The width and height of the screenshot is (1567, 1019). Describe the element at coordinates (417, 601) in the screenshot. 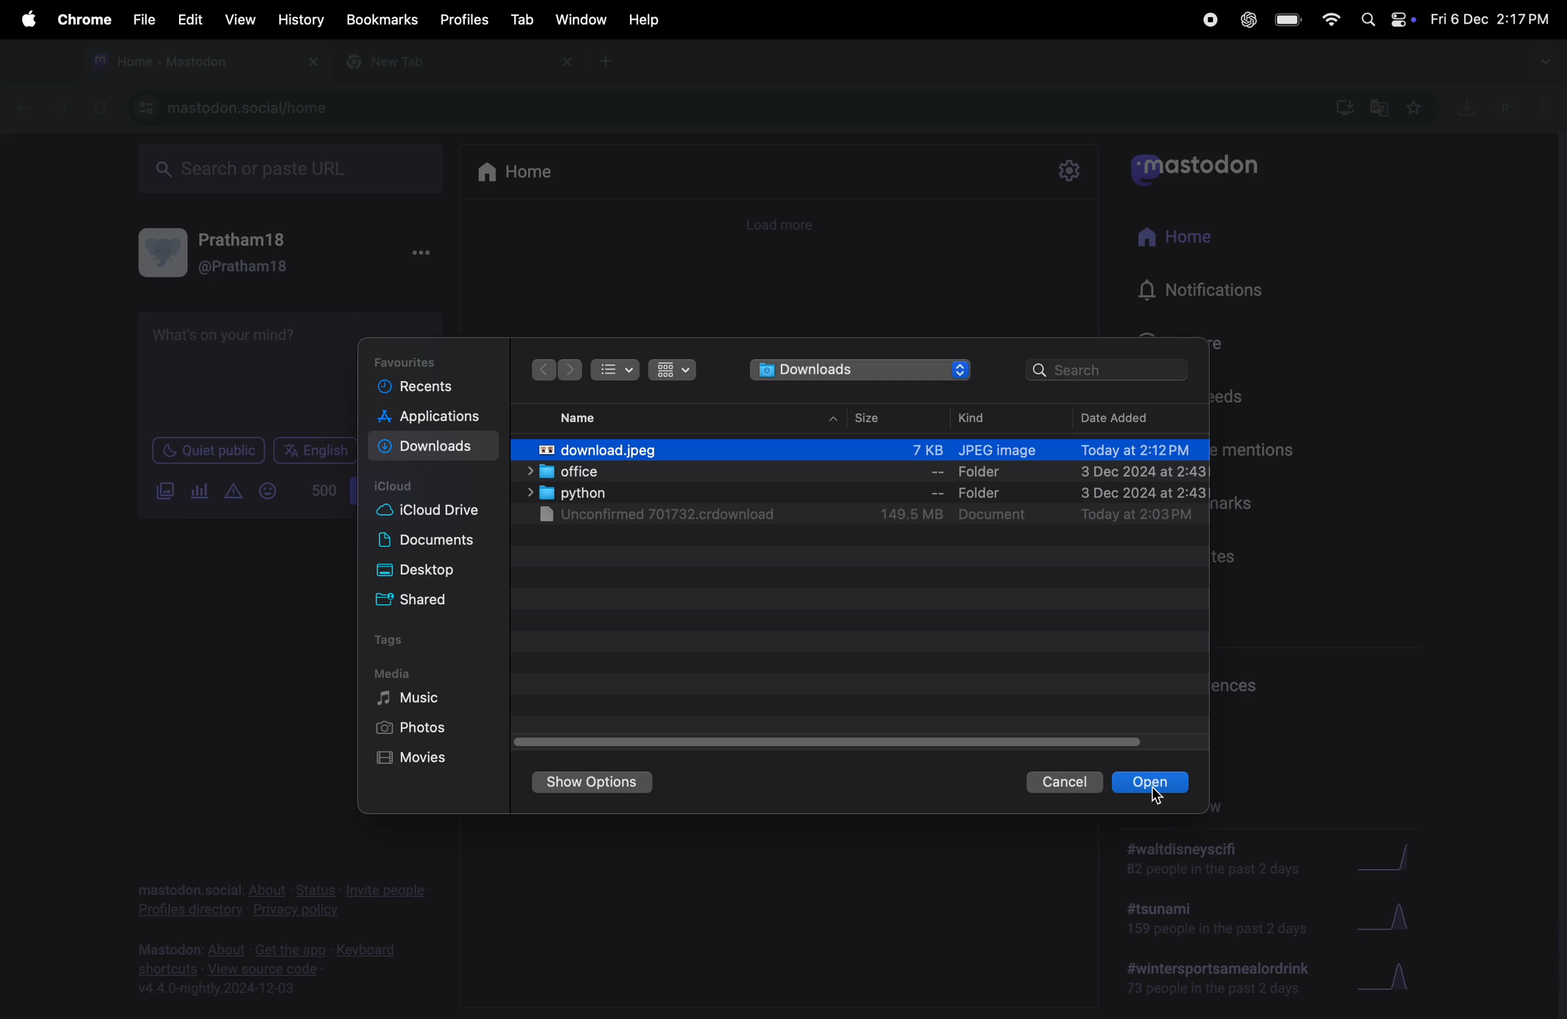

I see `shared` at that location.